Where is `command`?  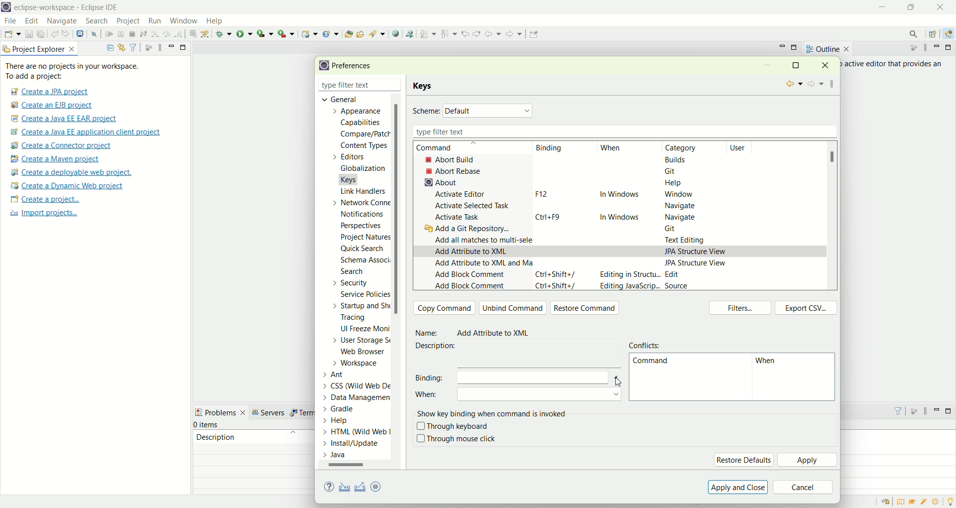
command is located at coordinates (650, 363).